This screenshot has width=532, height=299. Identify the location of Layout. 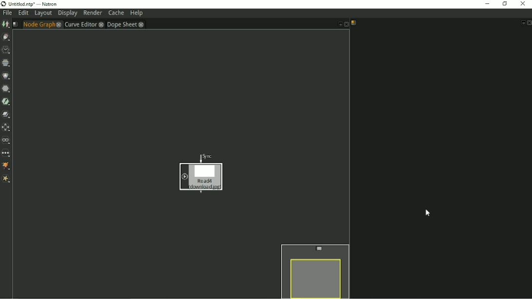
(43, 14).